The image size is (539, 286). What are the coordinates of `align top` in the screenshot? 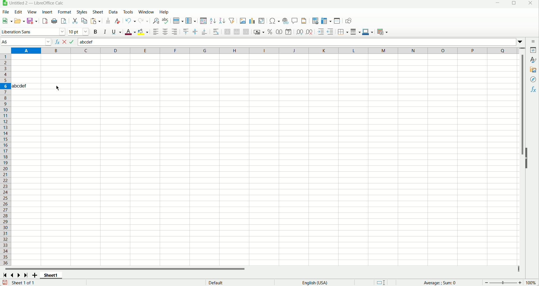 It's located at (186, 32).